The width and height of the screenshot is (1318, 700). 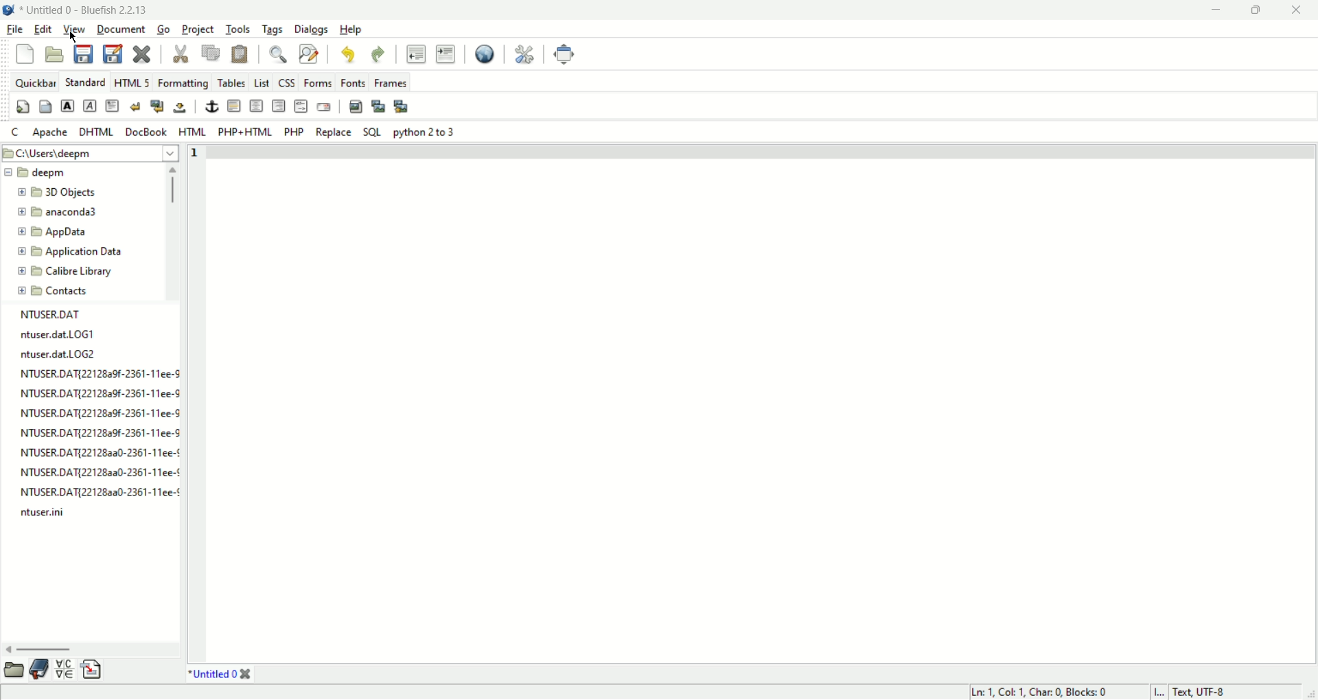 I want to click on NTUSER.DAT[22128aa0-2361-11ee-¢, so click(x=97, y=491).